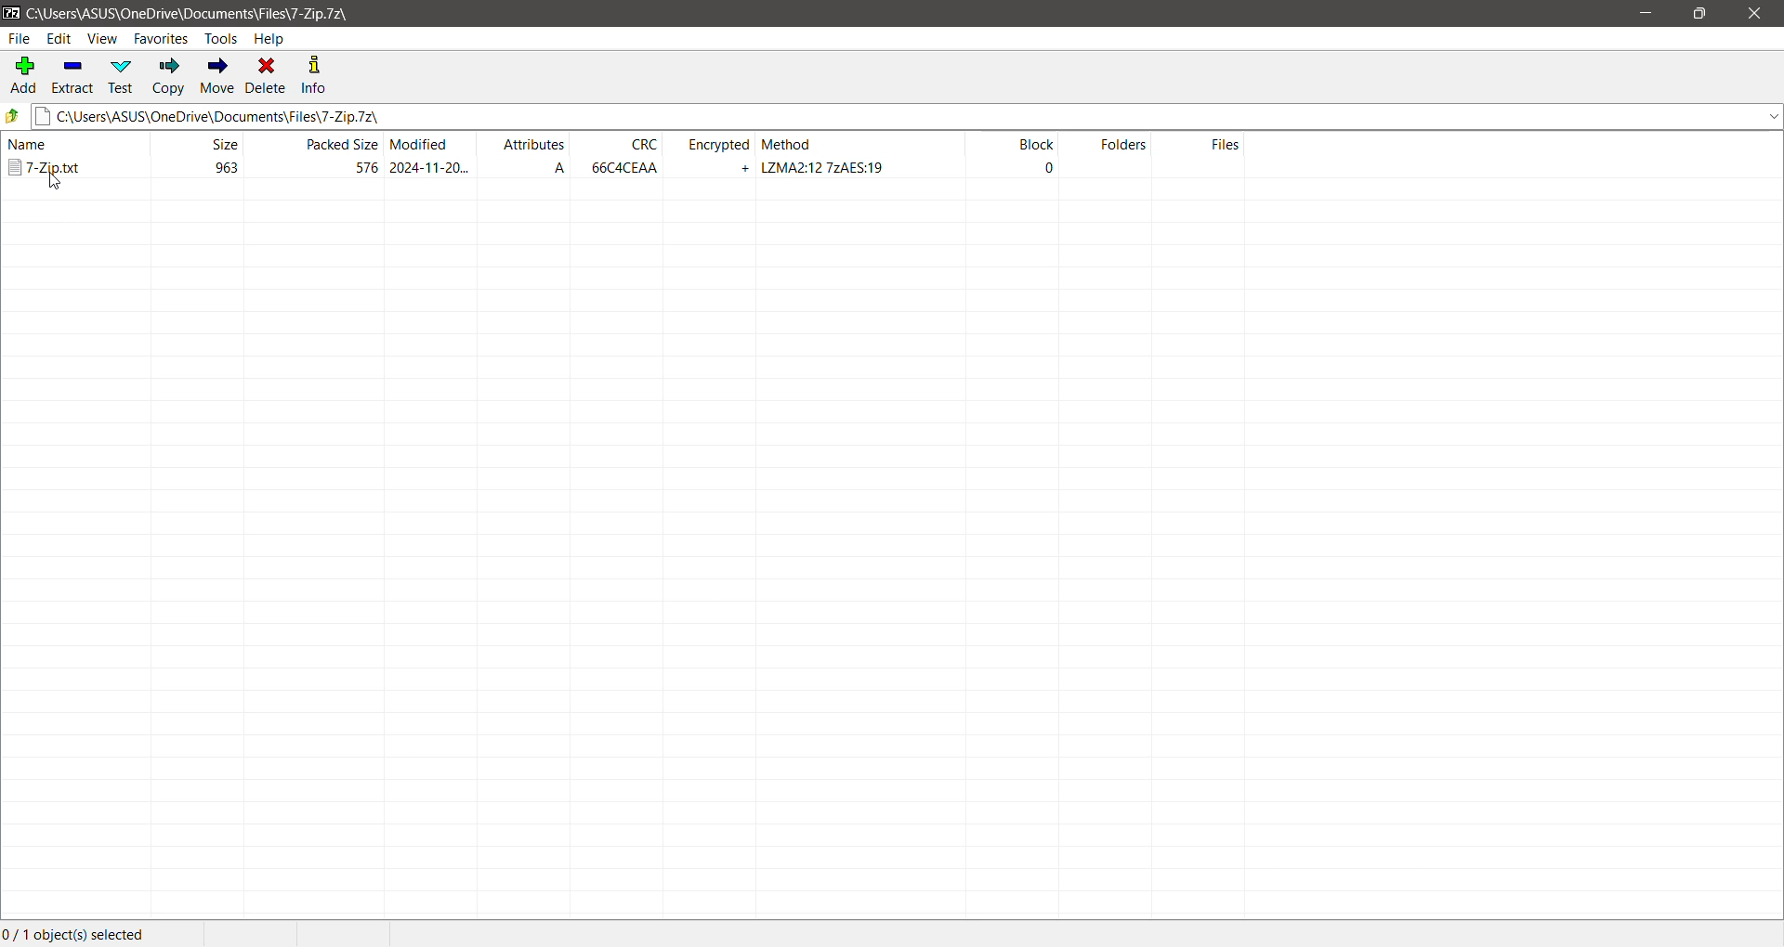  What do you see at coordinates (84, 935) in the screenshot?
I see `Current Selection` at bounding box center [84, 935].